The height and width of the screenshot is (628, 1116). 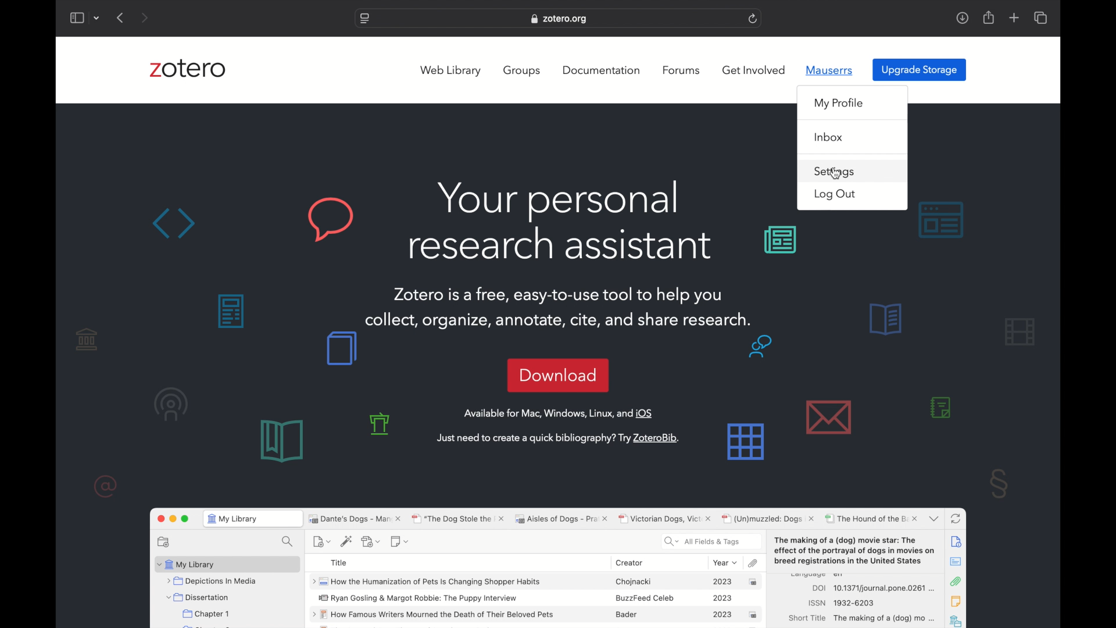 I want to click on get involved, so click(x=754, y=70).